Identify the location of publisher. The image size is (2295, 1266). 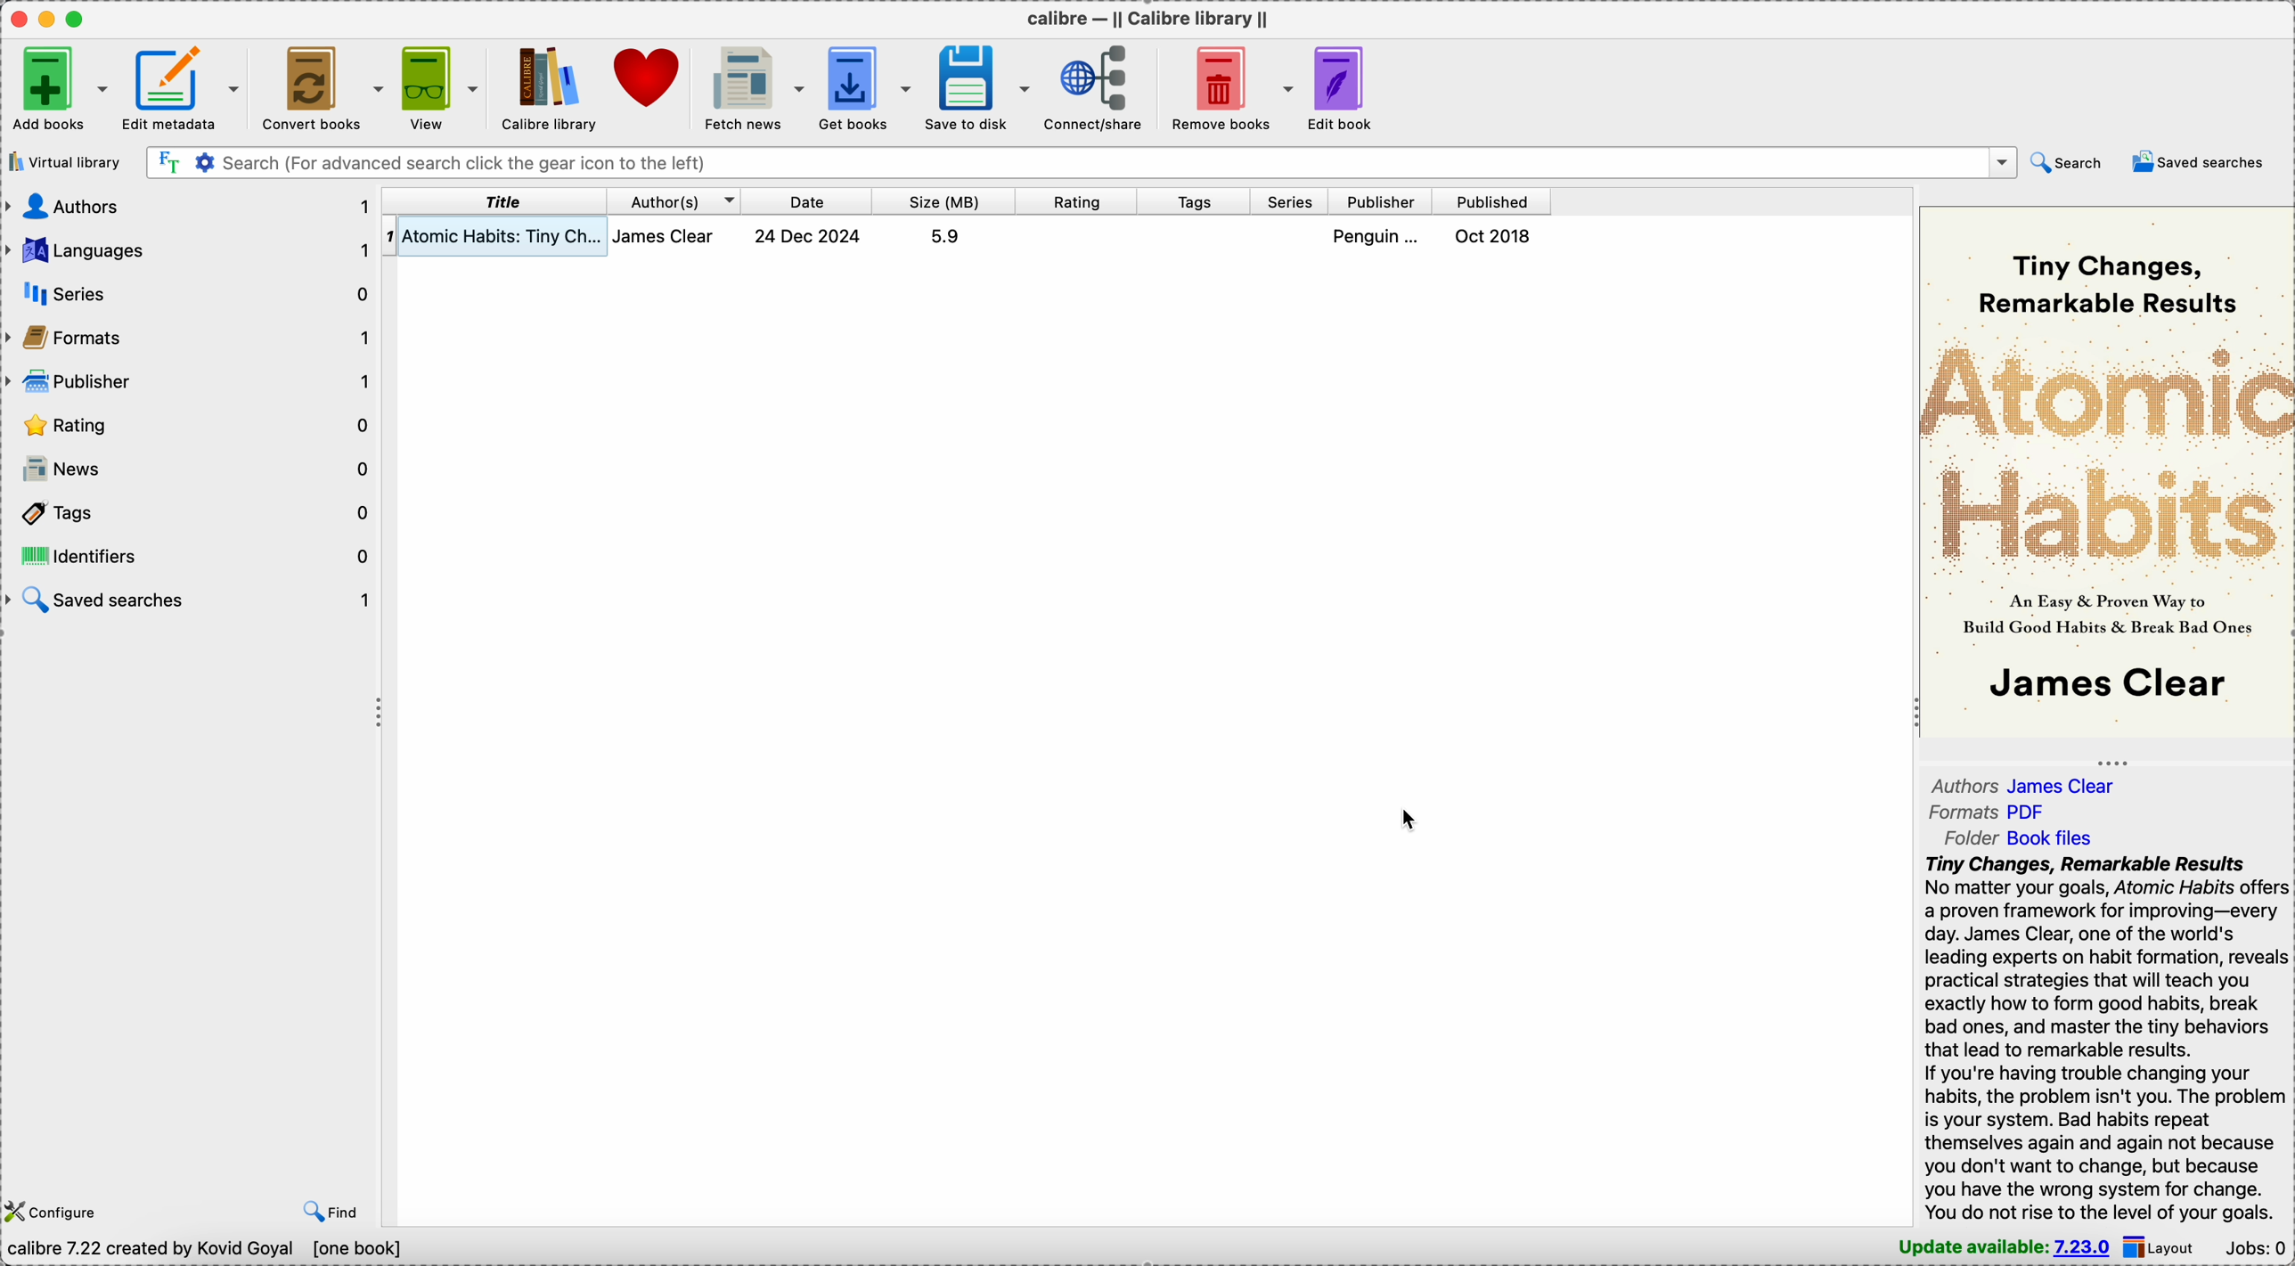
(190, 383).